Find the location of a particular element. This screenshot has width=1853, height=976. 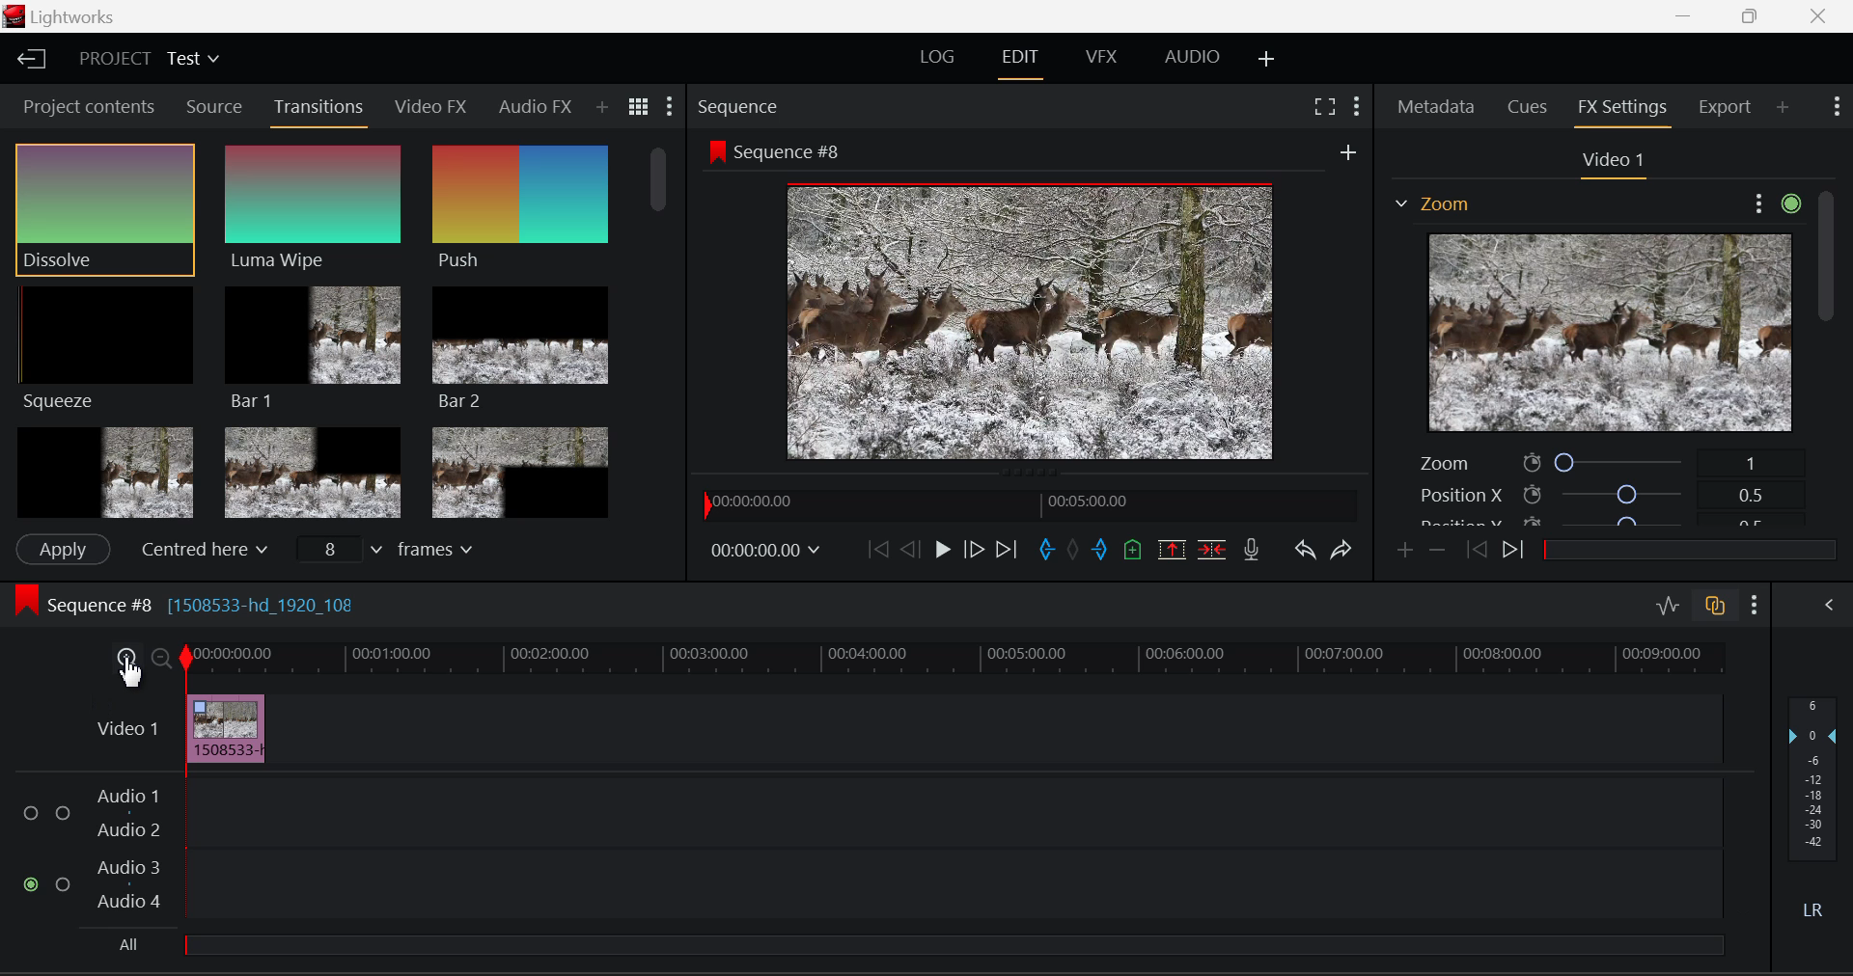

Left Right Sound Button is located at coordinates (1812, 910).